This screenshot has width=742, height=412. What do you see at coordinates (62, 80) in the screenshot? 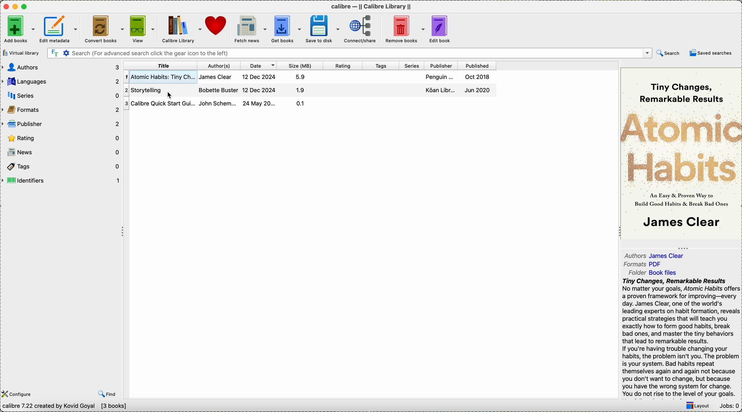
I see `languages` at bounding box center [62, 80].